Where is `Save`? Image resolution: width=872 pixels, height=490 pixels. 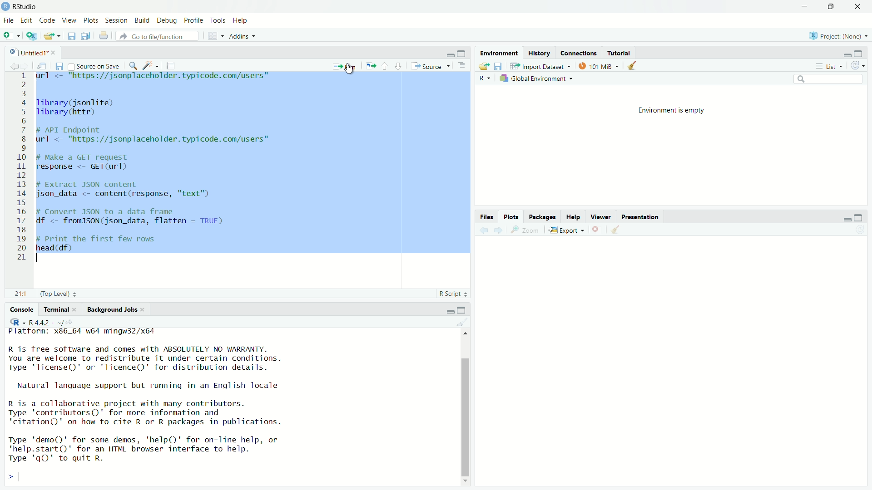 Save is located at coordinates (498, 66).